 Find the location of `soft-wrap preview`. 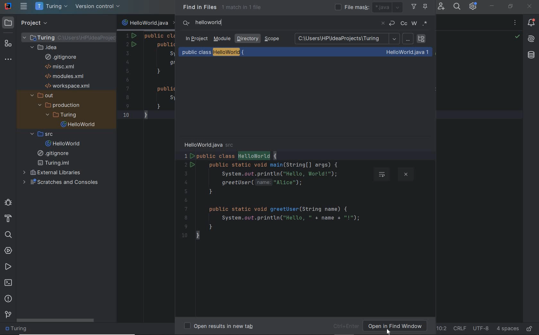

soft-wrap preview is located at coordinates (382, 174).